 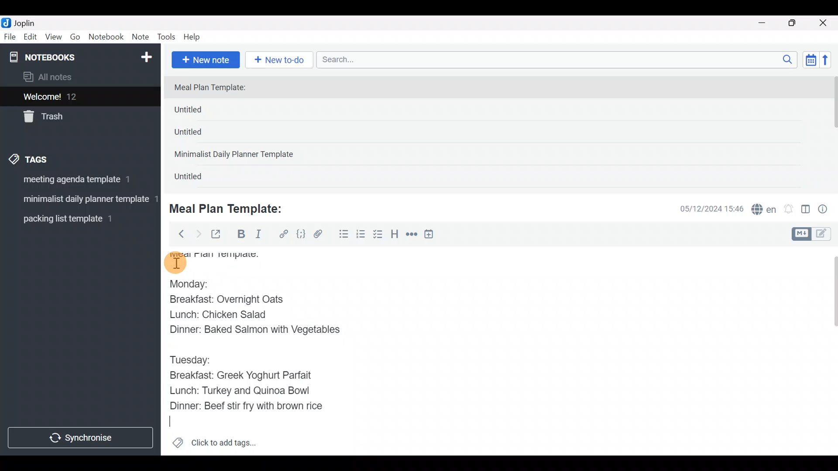 I want to click on Lunch: Turkey and Quinoa Bowl, so click(x=244, y=391).